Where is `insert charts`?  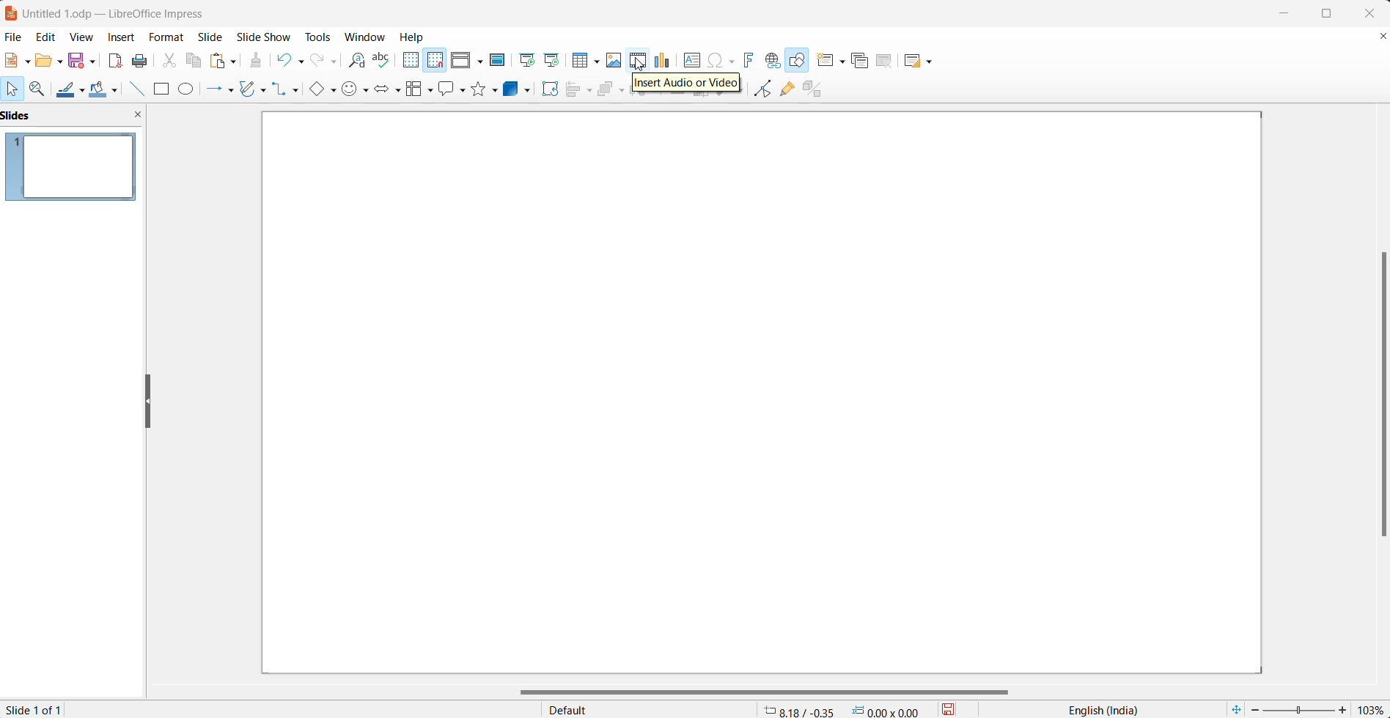 insert charts is located at coordinates (664, 59).